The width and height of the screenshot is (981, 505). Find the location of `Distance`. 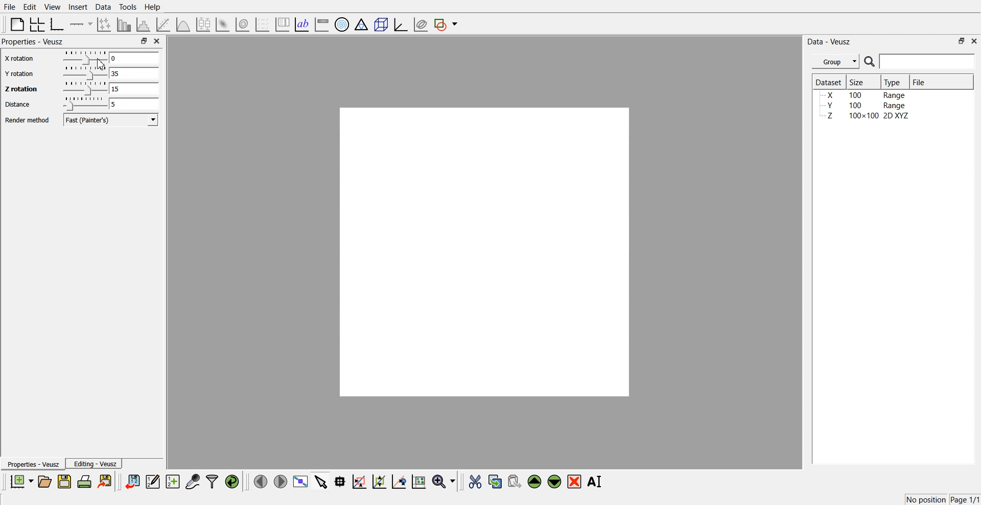

Distance is located at coordinates (17, 104).